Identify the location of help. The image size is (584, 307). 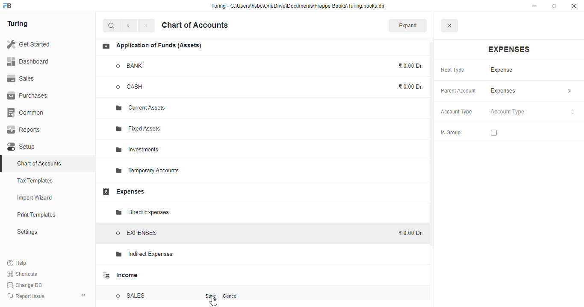
(17, 263).